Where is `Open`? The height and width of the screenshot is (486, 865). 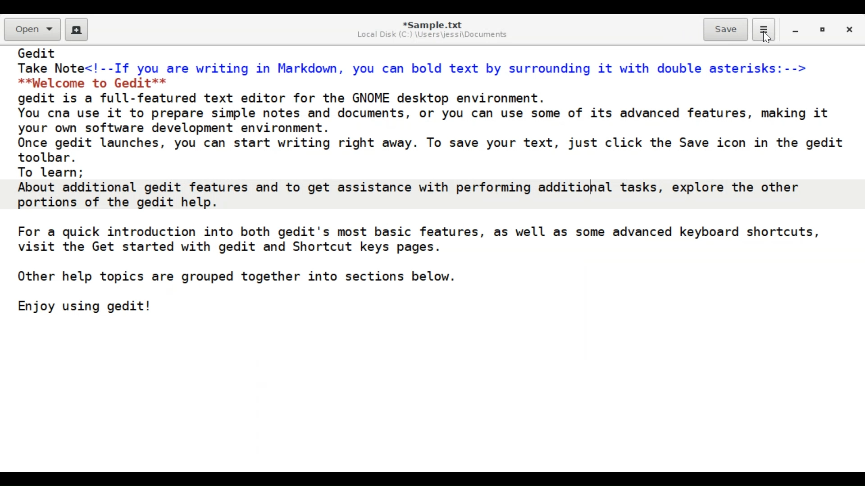
Open is located at coordinates (33, 30).